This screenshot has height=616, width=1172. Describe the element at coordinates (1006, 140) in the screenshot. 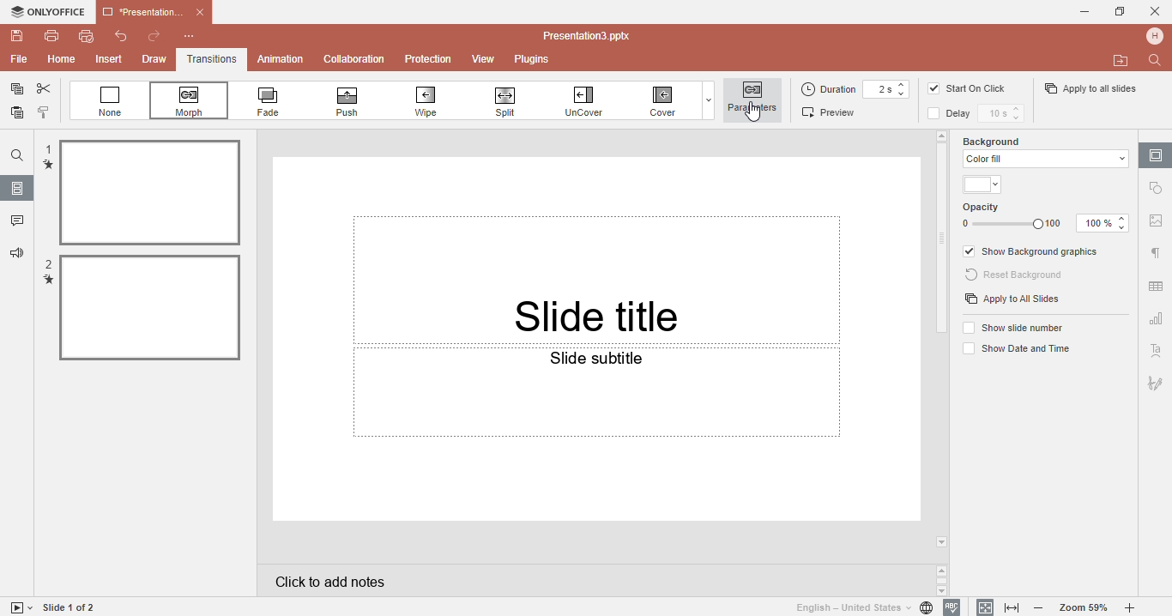

I see `Background` at that location.